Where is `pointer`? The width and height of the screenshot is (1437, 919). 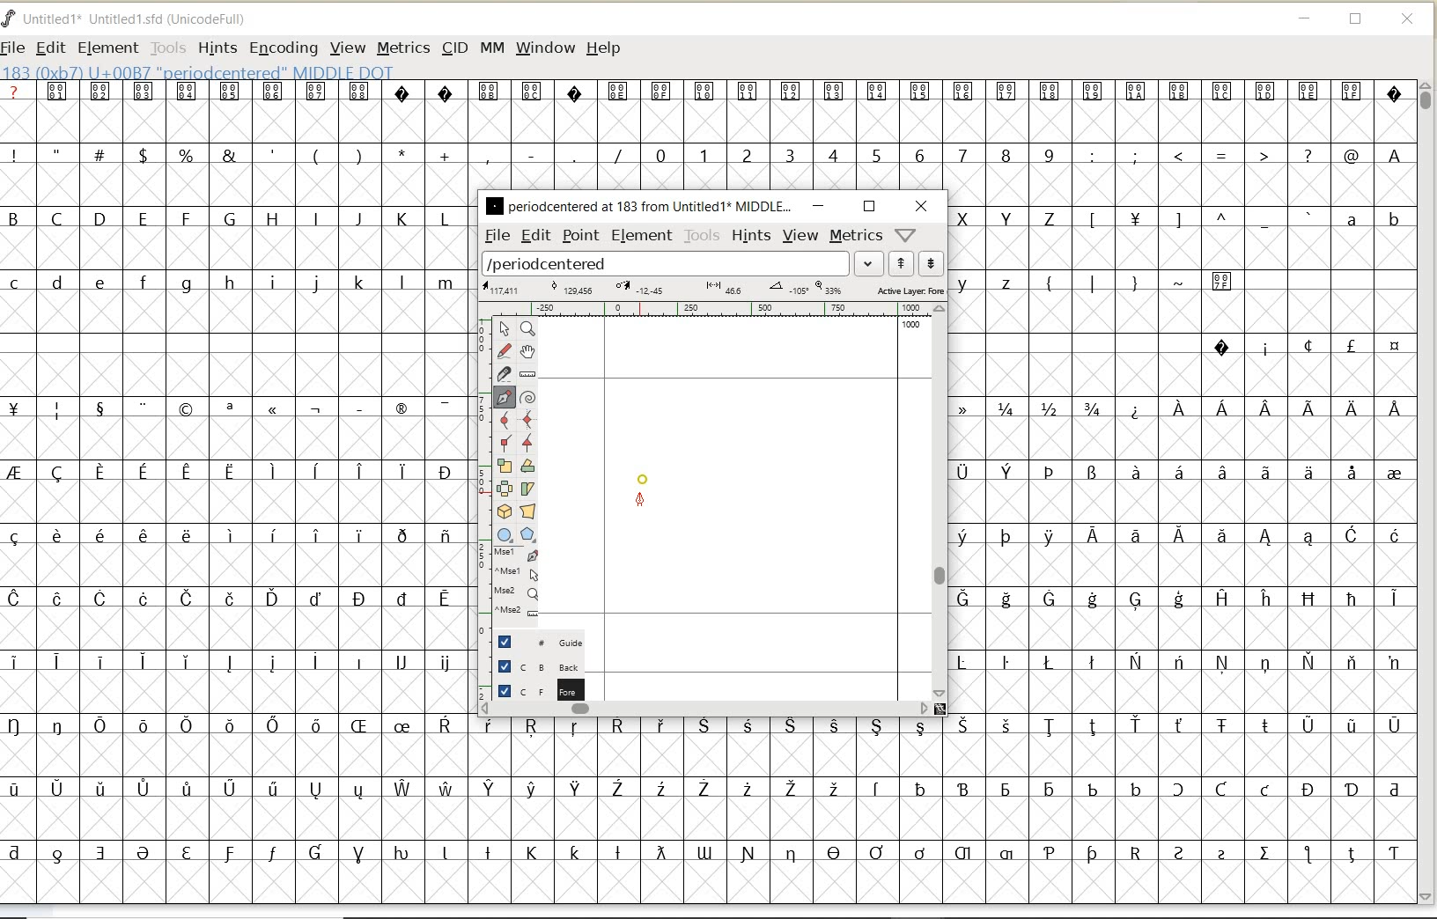
pointer is located at coordinates (504, 329).